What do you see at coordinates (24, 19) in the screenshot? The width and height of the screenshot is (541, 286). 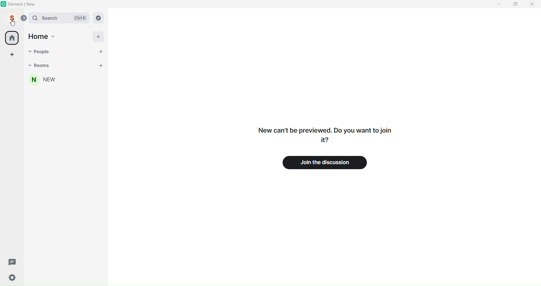 I see `Expand` at bounding box center [24, 19].